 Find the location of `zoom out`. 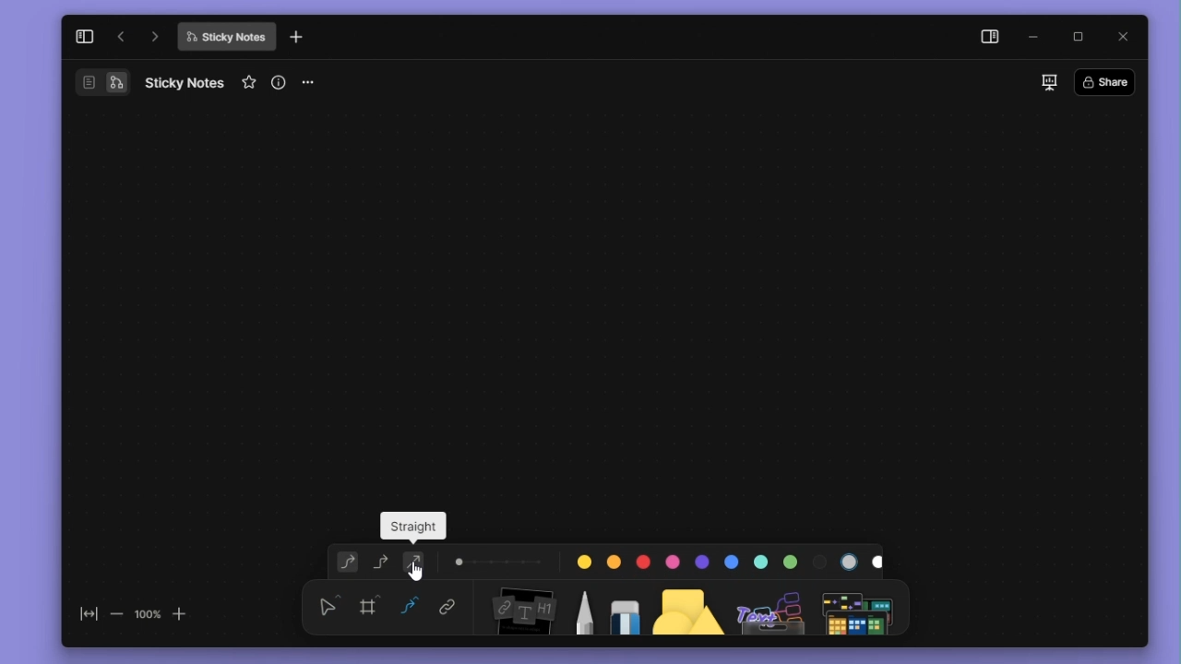

zoom out is located at coordinates (115, 613).